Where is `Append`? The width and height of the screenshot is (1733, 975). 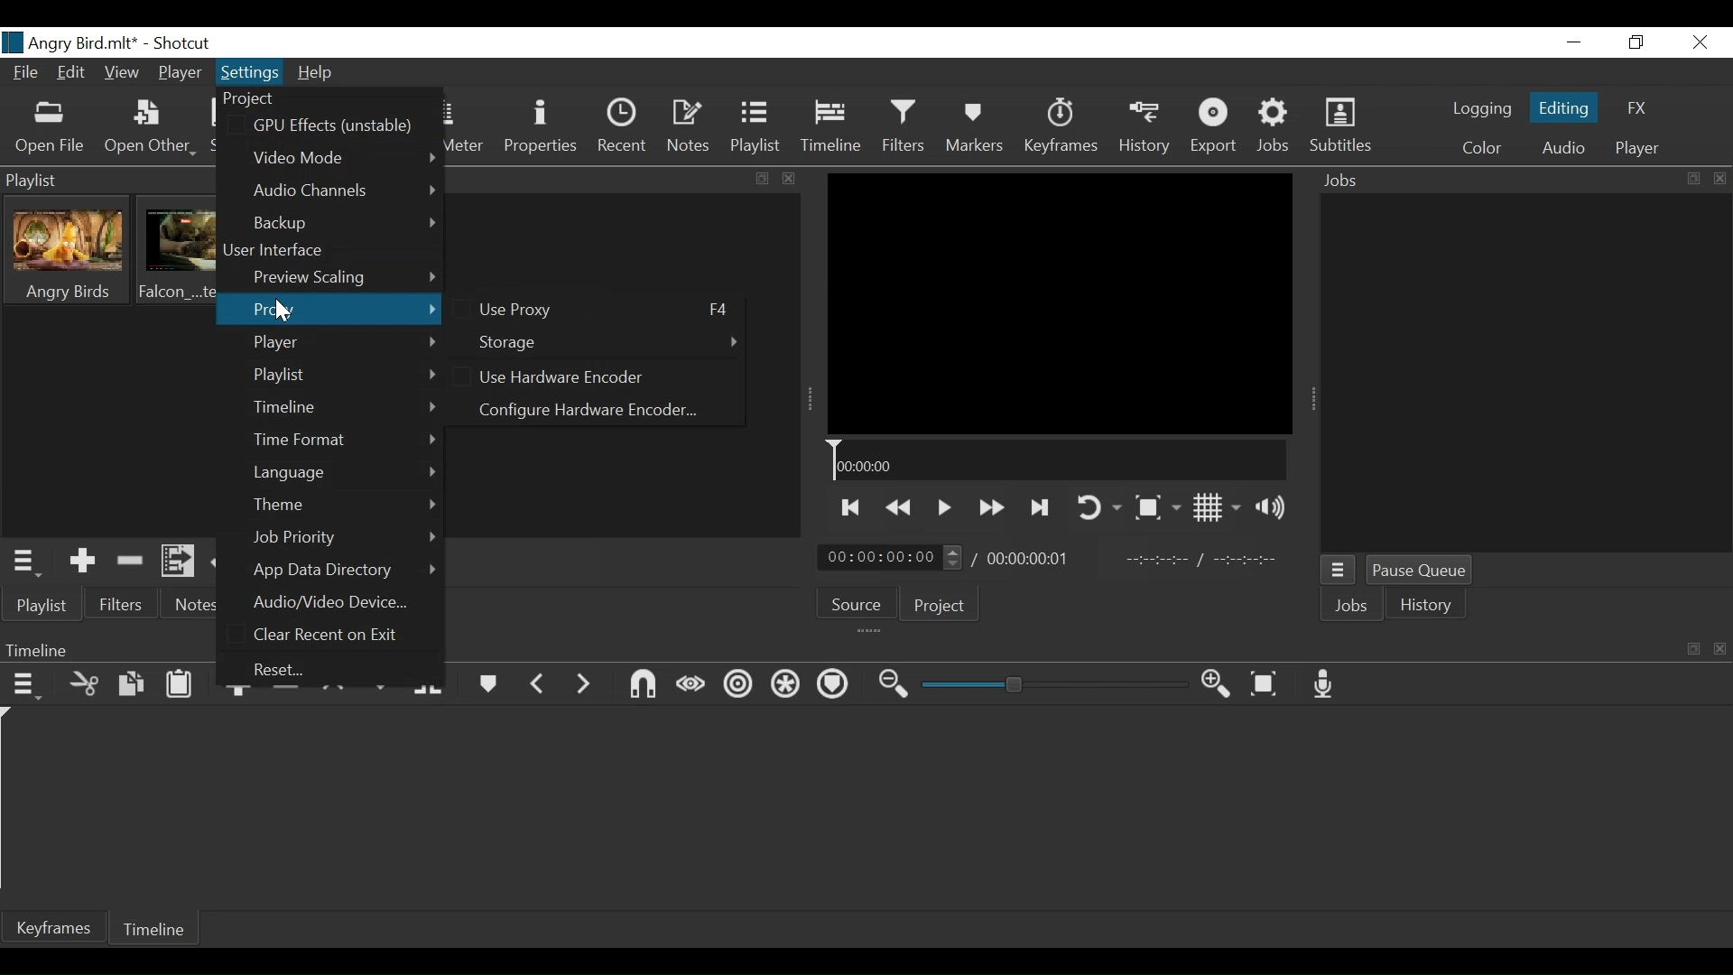
Append is located at coordinates (236, 696).